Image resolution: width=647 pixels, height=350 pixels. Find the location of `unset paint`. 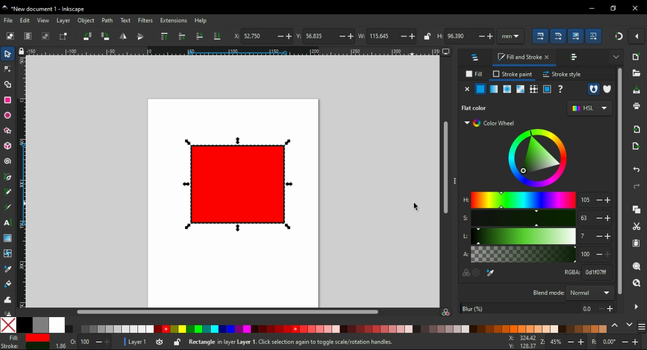

unset paint is located at coordinates (561, 89).